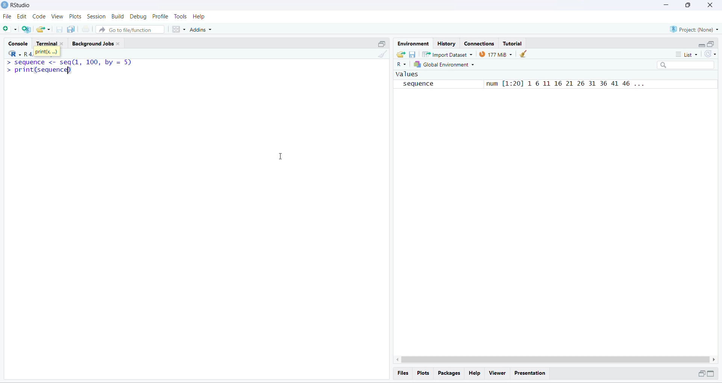  I want to click on maximise, so click(688, 5).